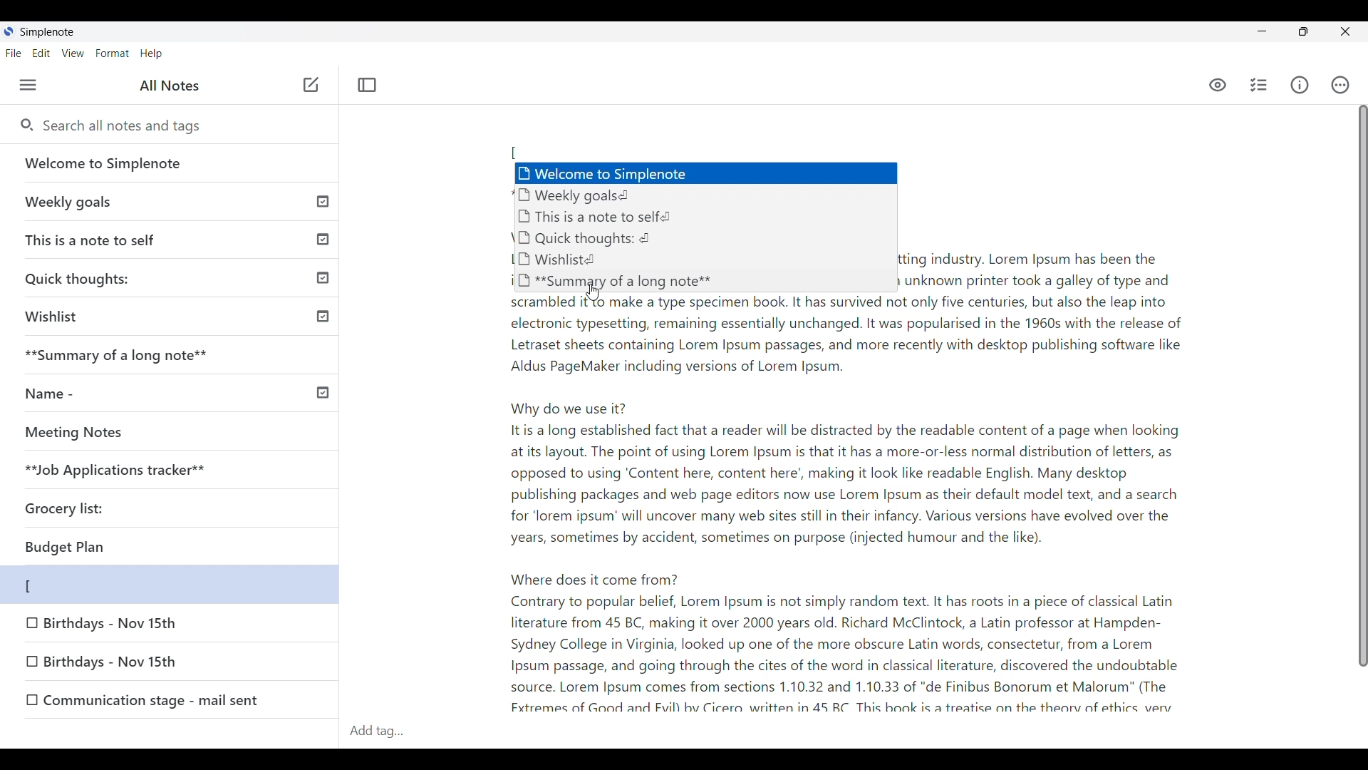 The width and height of the screenshot is (1368, 770). What do you see at coordinates (1304, 31) in the screenshot?
I see `Resize` at bounding box center [1304, 31].